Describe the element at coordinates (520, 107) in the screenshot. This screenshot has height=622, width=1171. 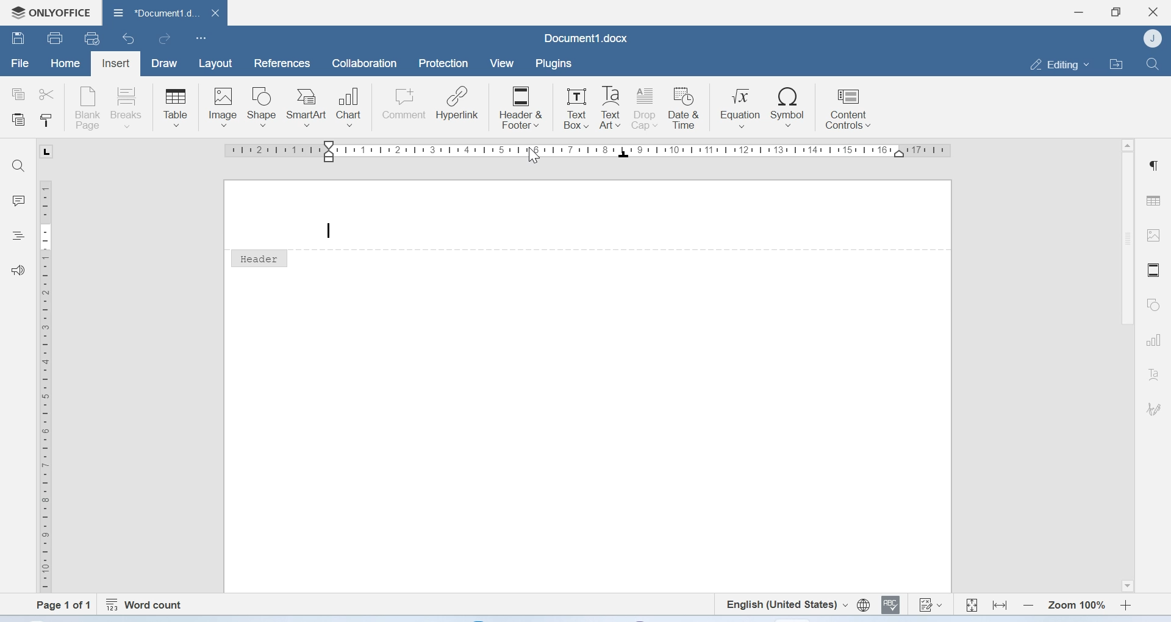
I see `Header & Footer` at that location.